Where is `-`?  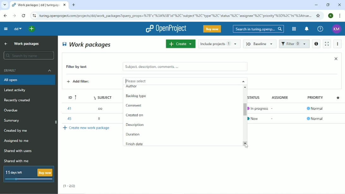
- is located at coordinates (273, 107).